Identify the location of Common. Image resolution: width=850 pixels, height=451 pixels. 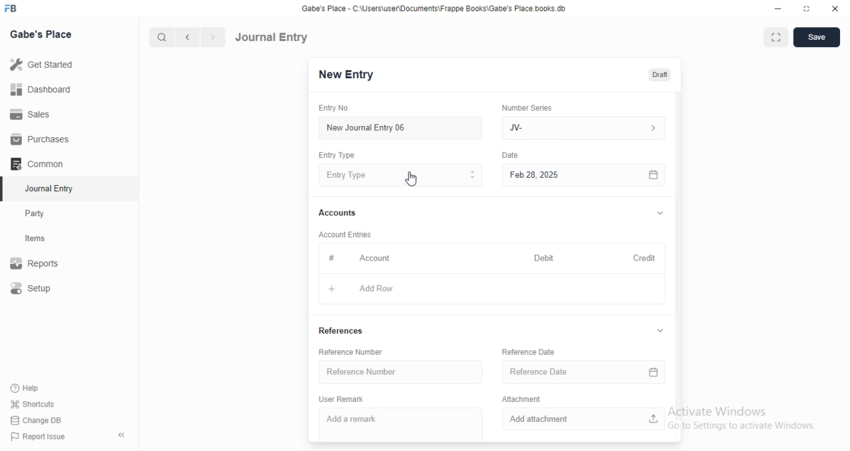
(41, 164).